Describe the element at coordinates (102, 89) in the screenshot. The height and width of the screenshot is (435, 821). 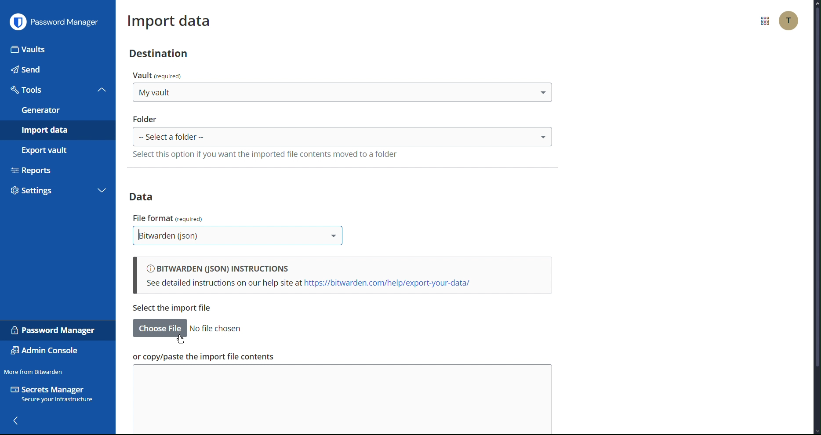
I see `collapse tools` at that location.